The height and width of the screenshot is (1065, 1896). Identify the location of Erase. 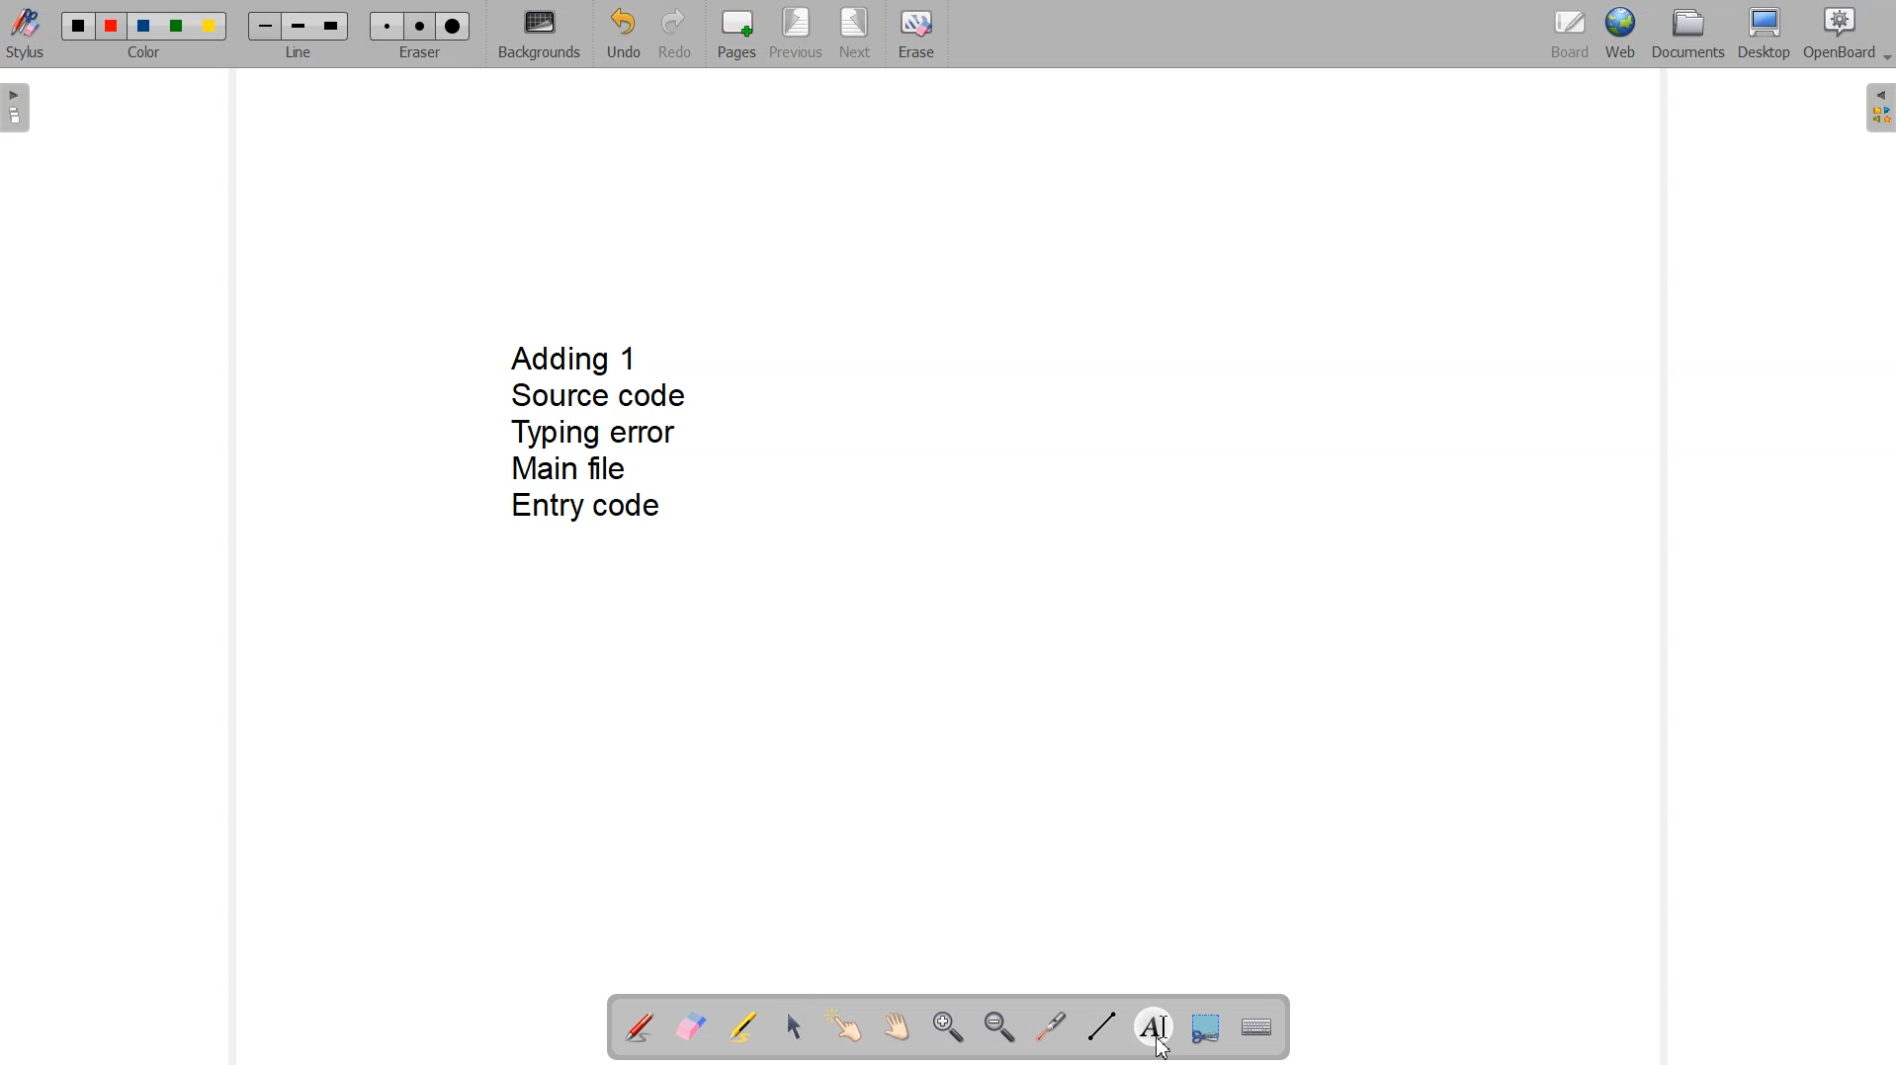
(916, 32).